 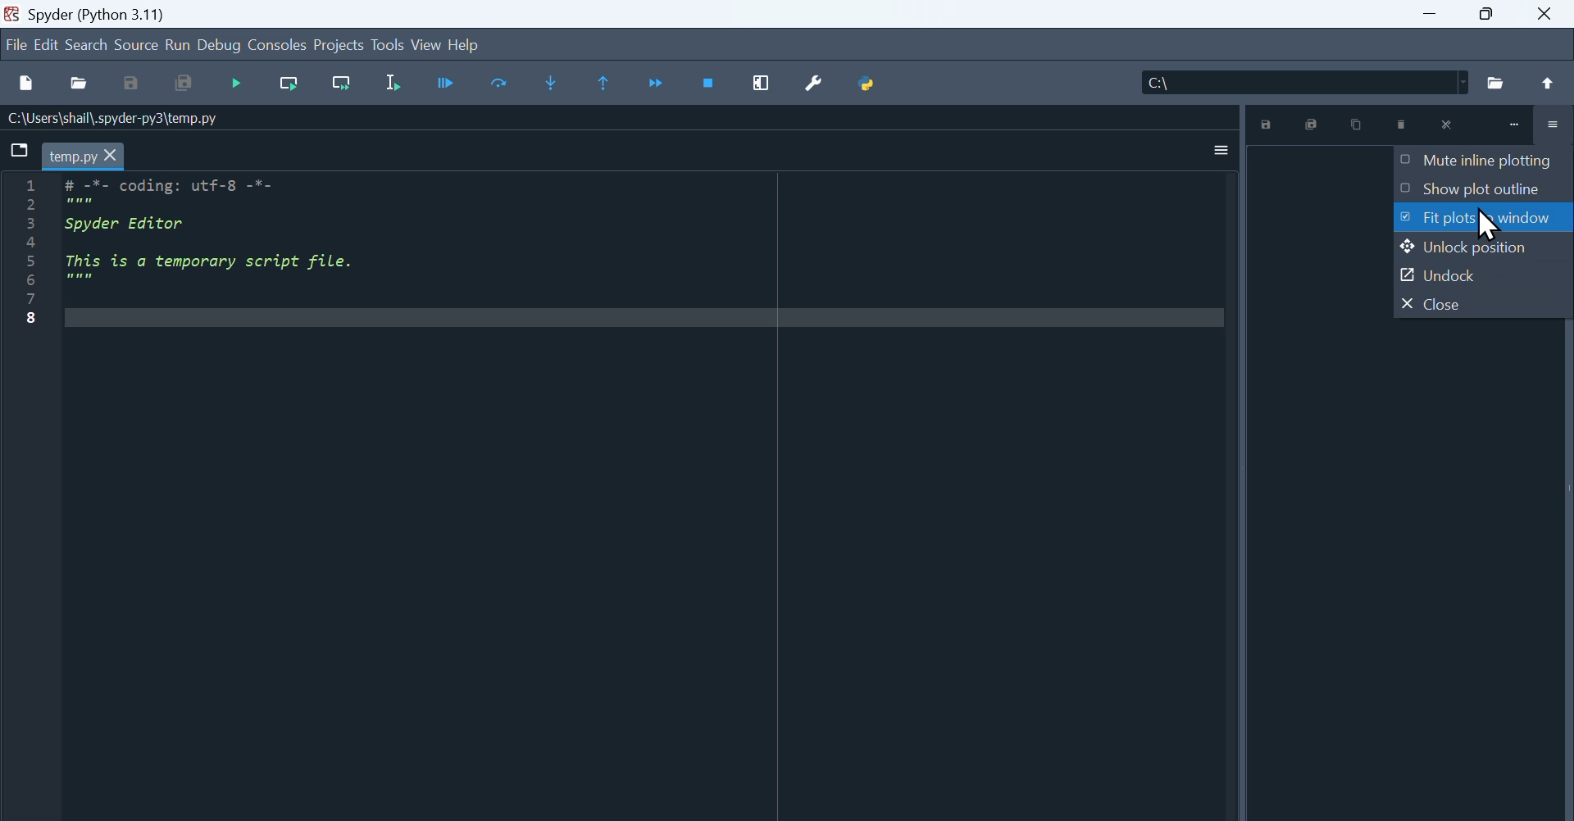 What do you see at coordinates (1220, 150) in the screenshot?
I see `More options` at bounding box center [1220, 150].